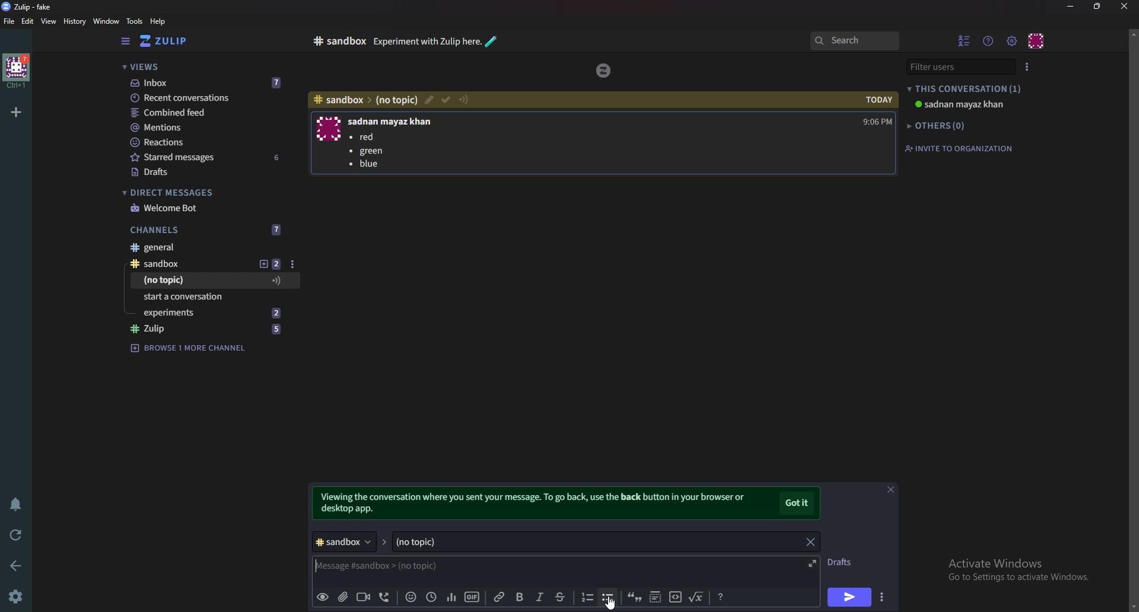  What do you see at coordinates (277, 281) in the screenshot?
I see `Topic notifications` at bounding box center [277, 281].